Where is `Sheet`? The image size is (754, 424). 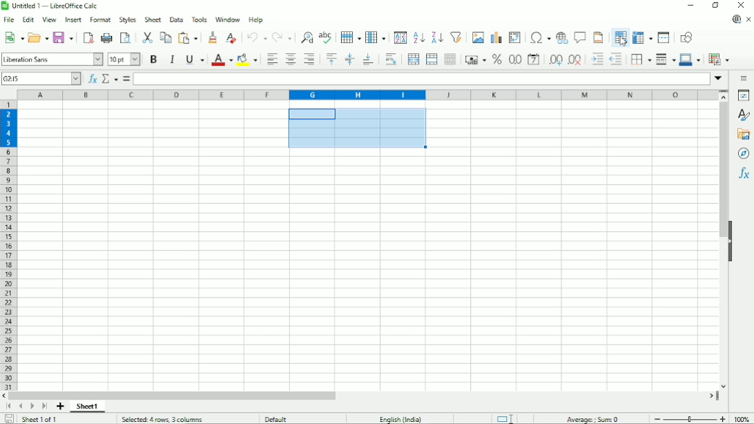
Sheet is located at coordinates (154, 19).